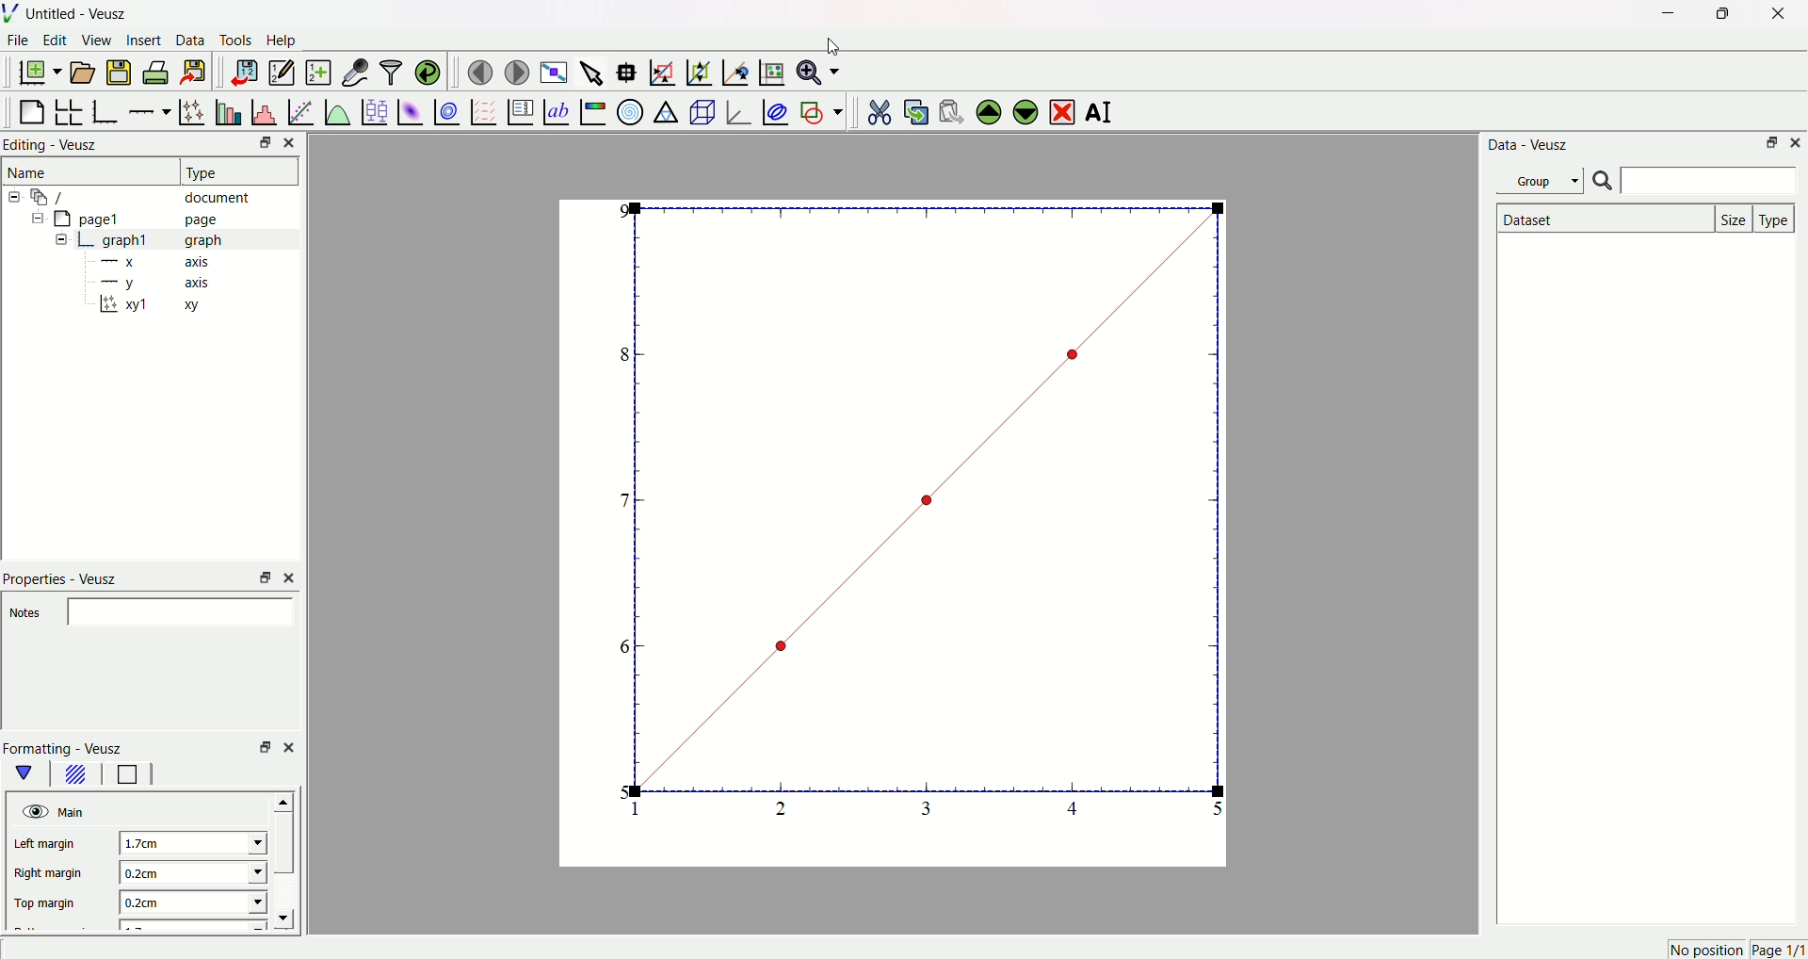 This screenshot has width=1808, height=959. Describe the element at coordinates (880, 538) in the screenshot. I see `page` at that location.